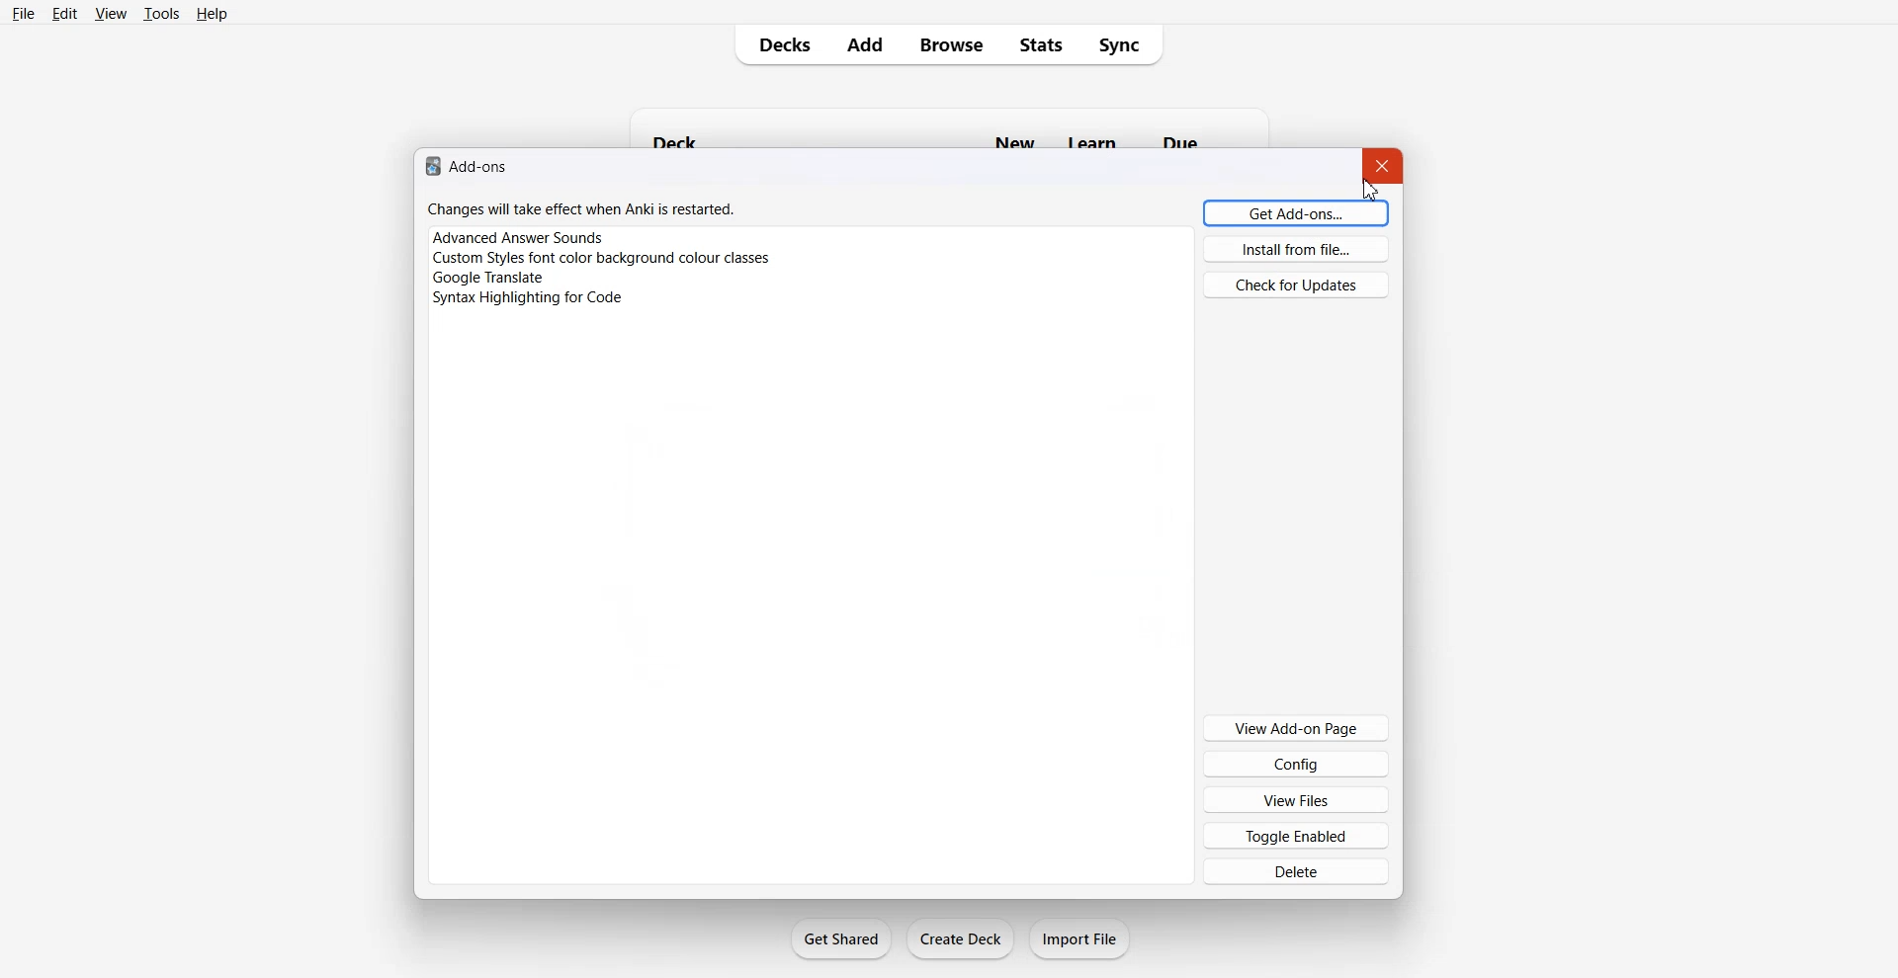  I want to click on due, so click(1183, 139).